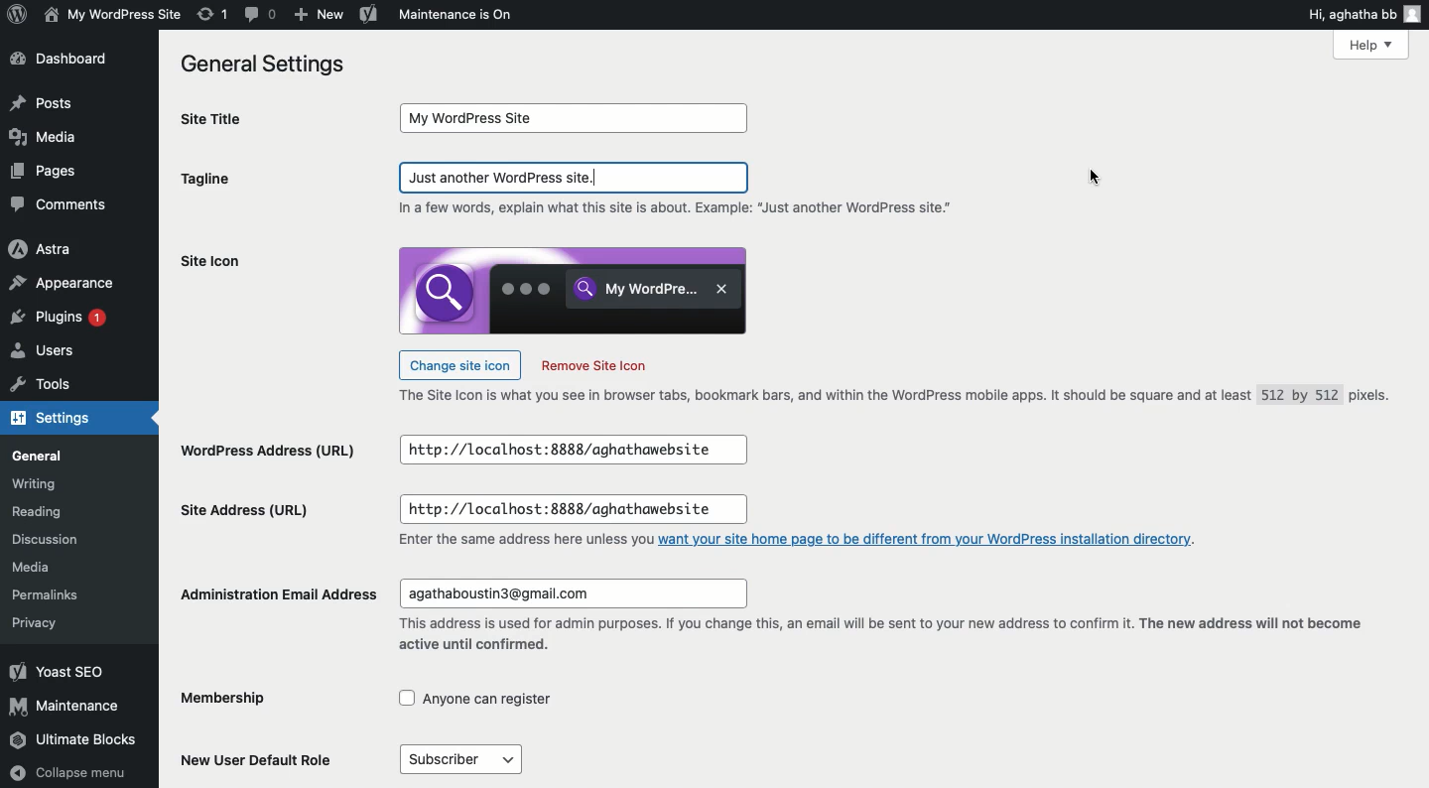  What do you see at coordinates (523, 541) in the screenshot?
I see `text` at bounding box center [523, 541].